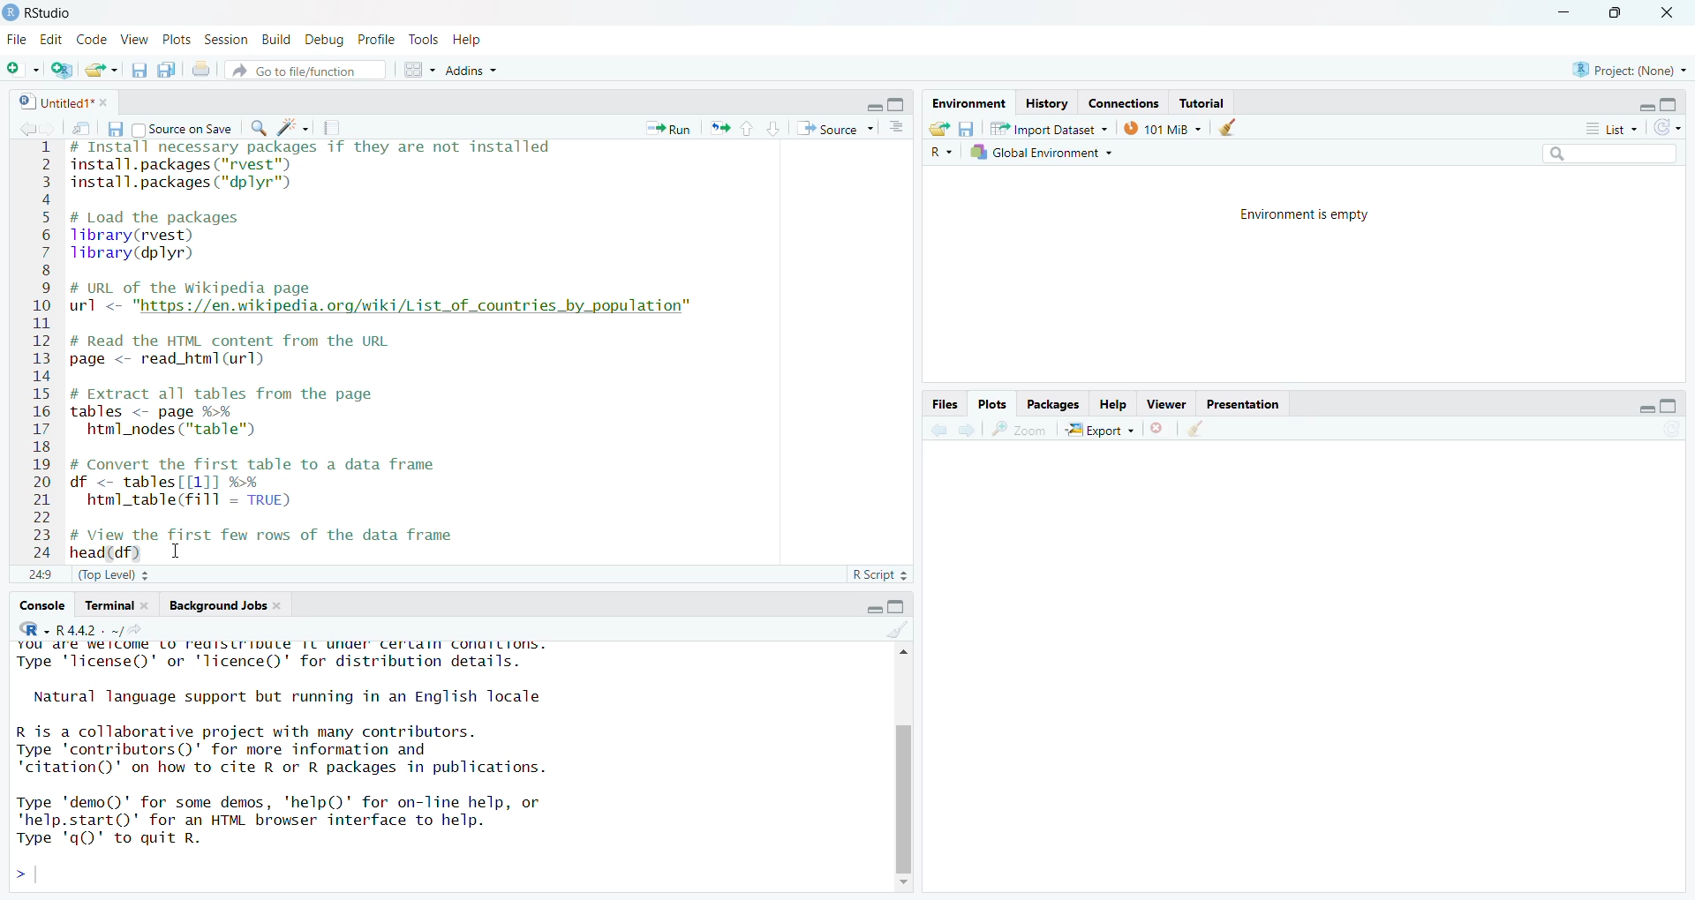  I want to click on 24:9, so click(41, 574).